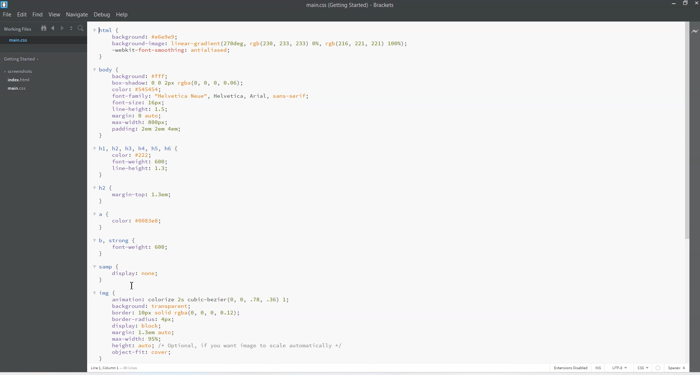 The image size is (700, 375). Describe the element at coordinates (17, 30) in the screenshot. I see `Working Files` at that location.